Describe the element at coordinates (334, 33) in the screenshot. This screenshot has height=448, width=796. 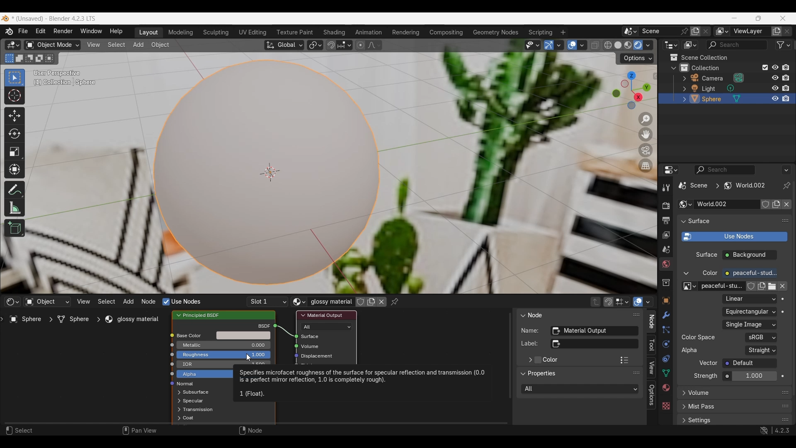
I see `Shading workspace` at that location.